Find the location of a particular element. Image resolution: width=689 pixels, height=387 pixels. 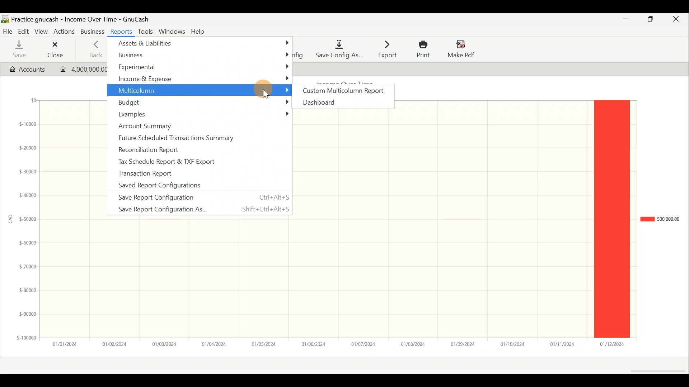

Help is located at coordinates (200, 30).